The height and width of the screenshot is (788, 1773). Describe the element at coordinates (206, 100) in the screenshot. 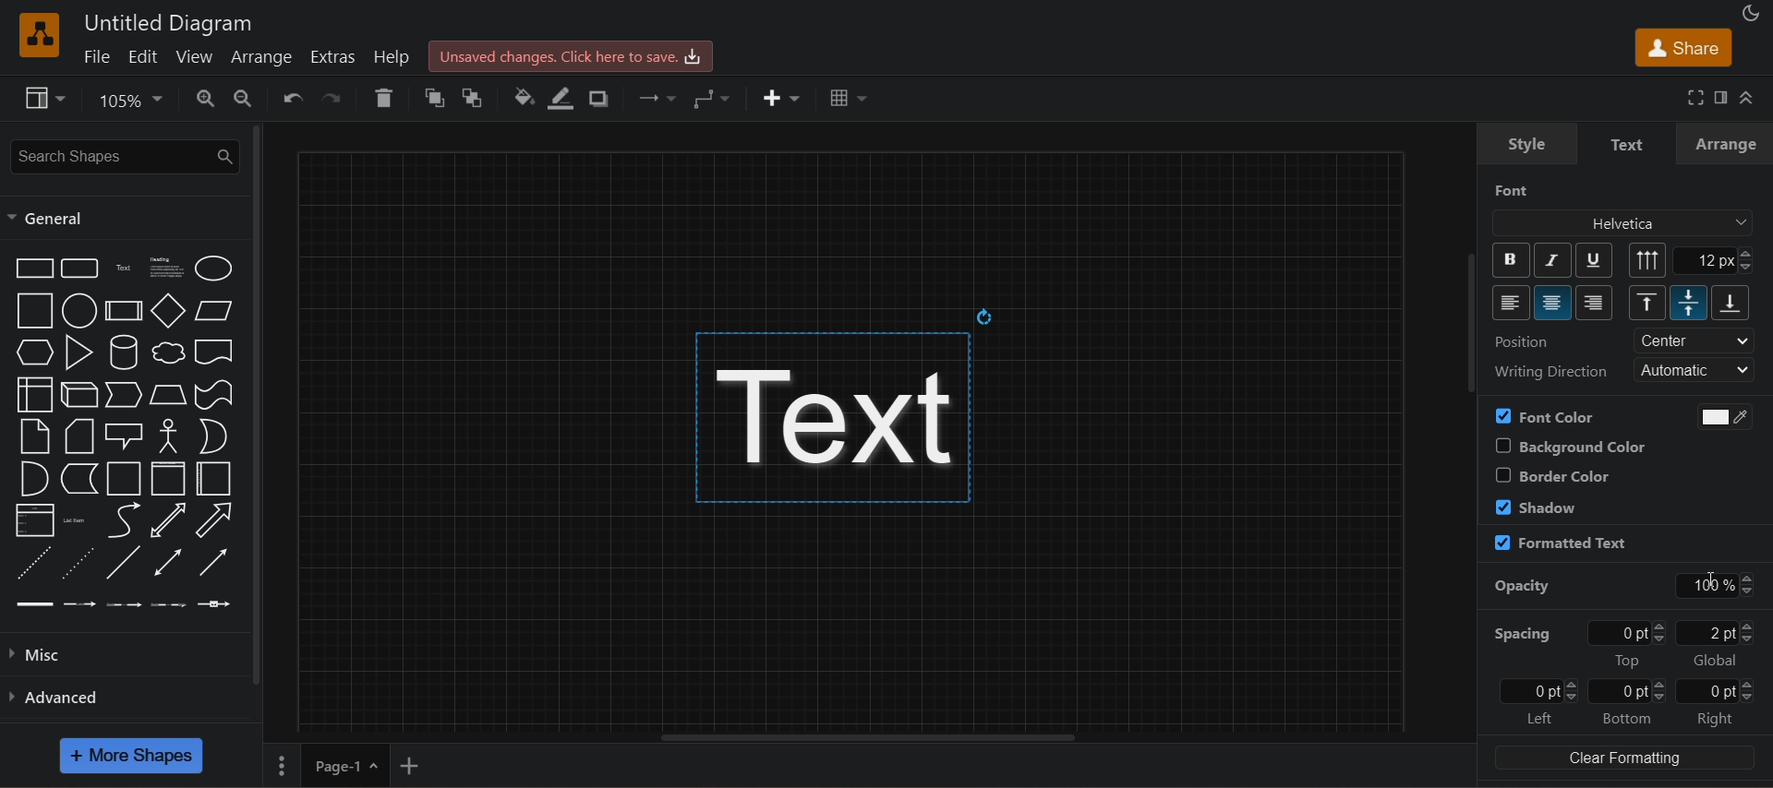

I see `zoom in` at that location.